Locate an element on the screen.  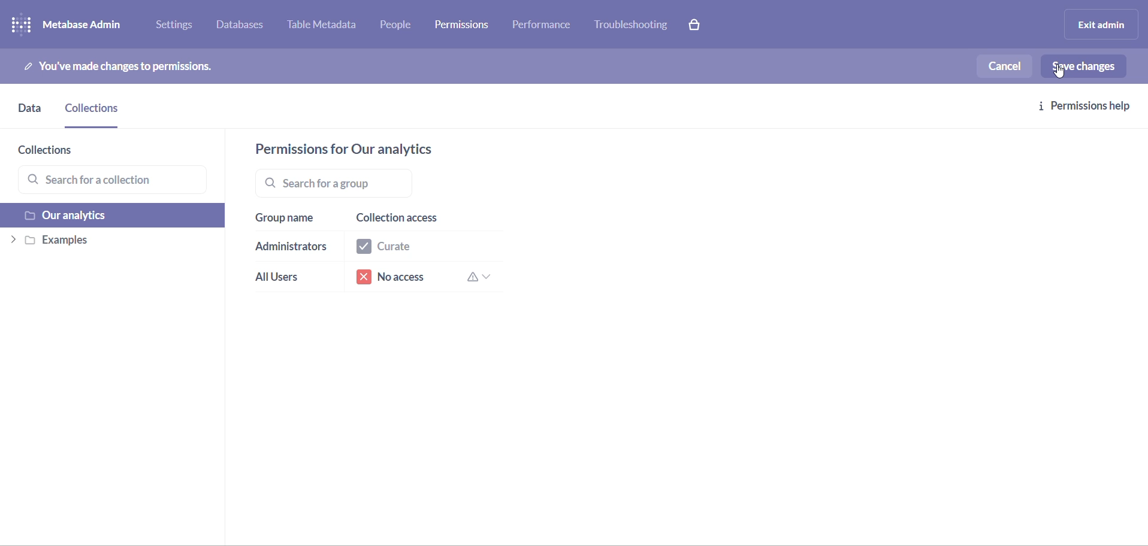
cursor is located at coordinates (1065, 74).